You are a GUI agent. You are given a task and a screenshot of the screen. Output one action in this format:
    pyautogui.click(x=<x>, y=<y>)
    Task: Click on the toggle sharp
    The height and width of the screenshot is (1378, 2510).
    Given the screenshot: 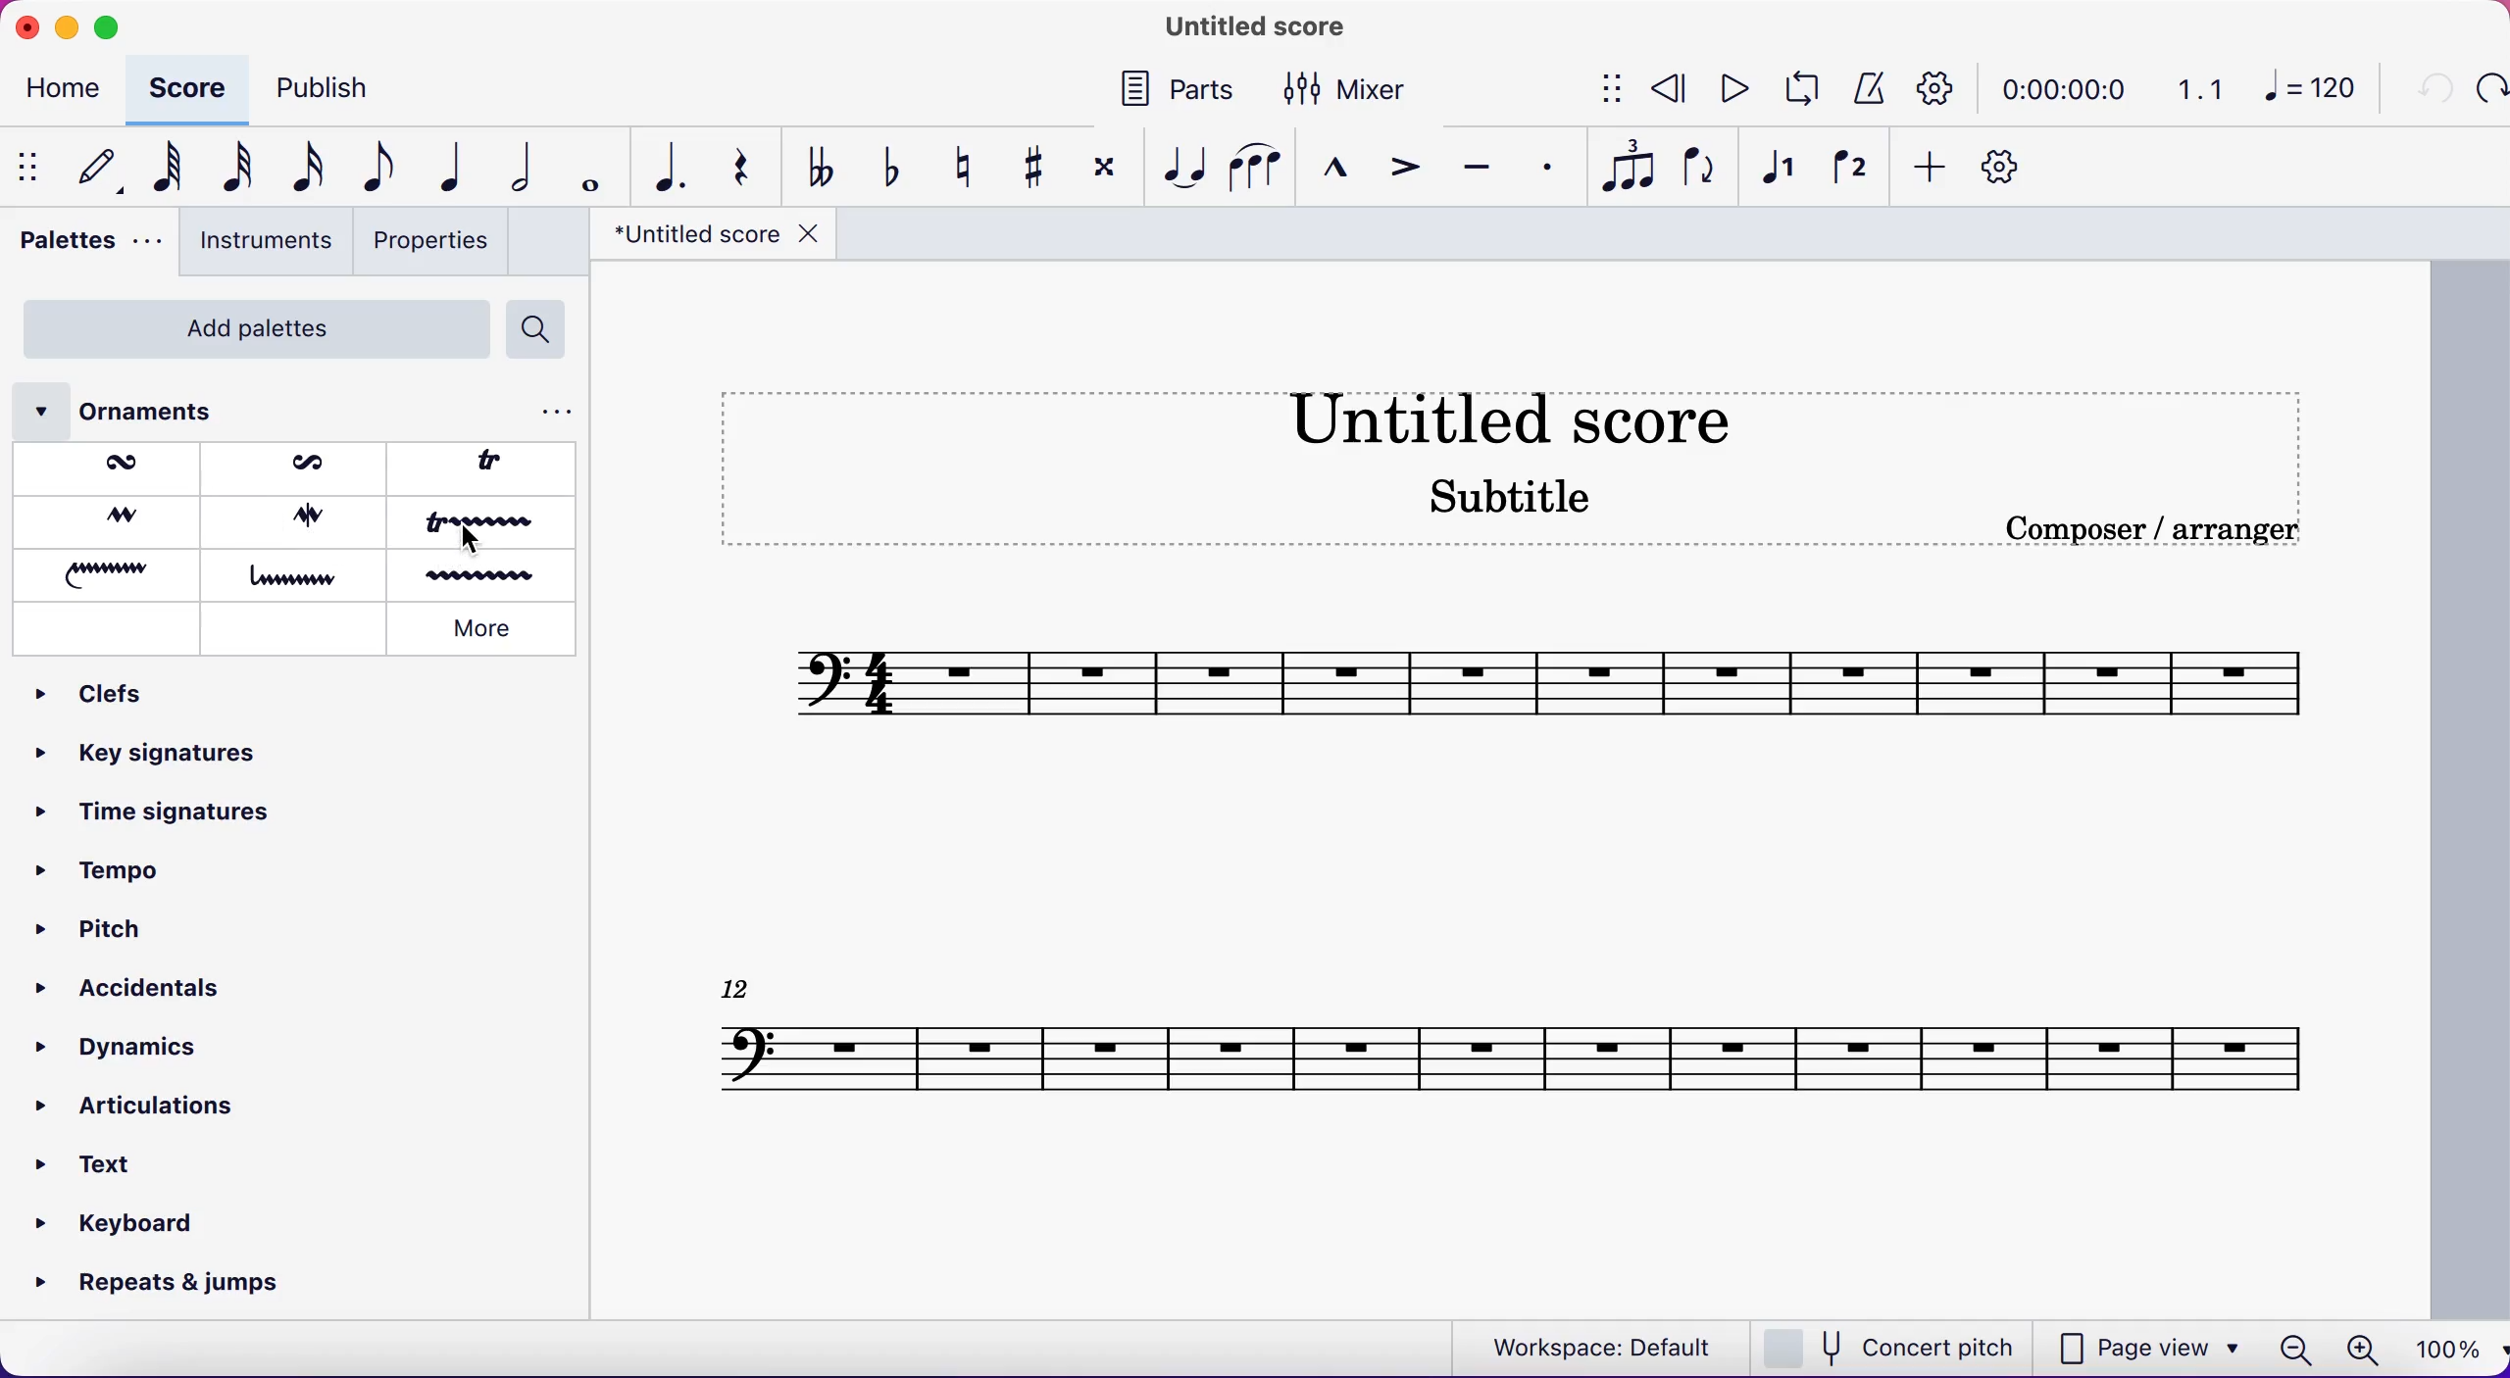 What is the action you would take?
    pyautogui.click(x=1030, y=165)
    